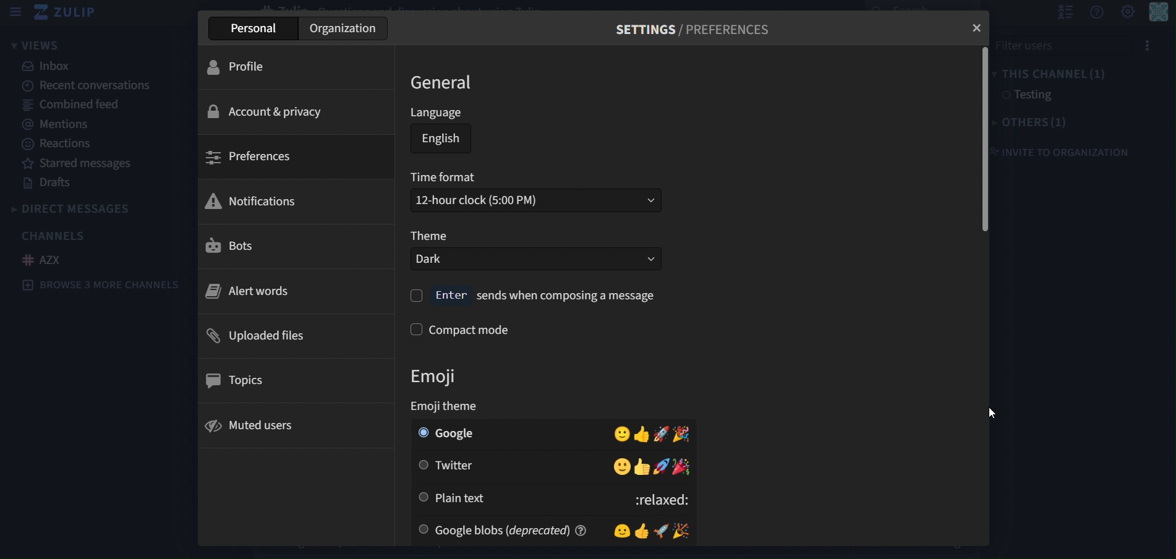 The width and height of the screenshot is (1176, 559). What do you see at coordinates (1062, 13) in the screenshot?
I see `hide user list` at bounding box center [1062, 13].